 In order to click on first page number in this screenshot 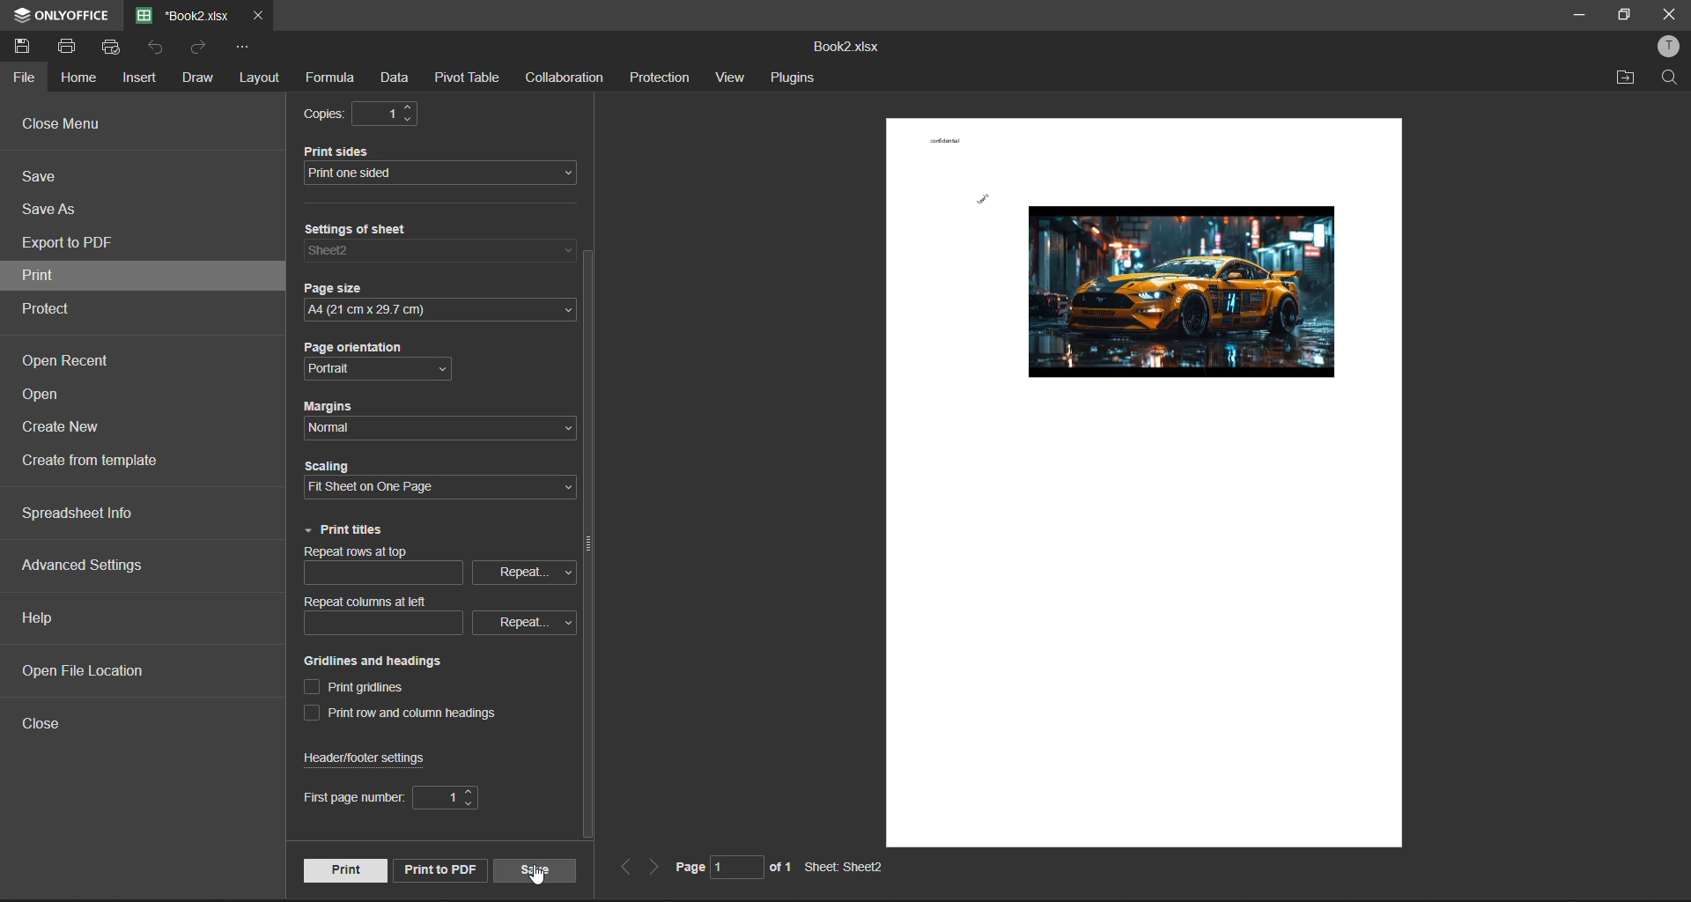, I will do `click(390, 799)`.